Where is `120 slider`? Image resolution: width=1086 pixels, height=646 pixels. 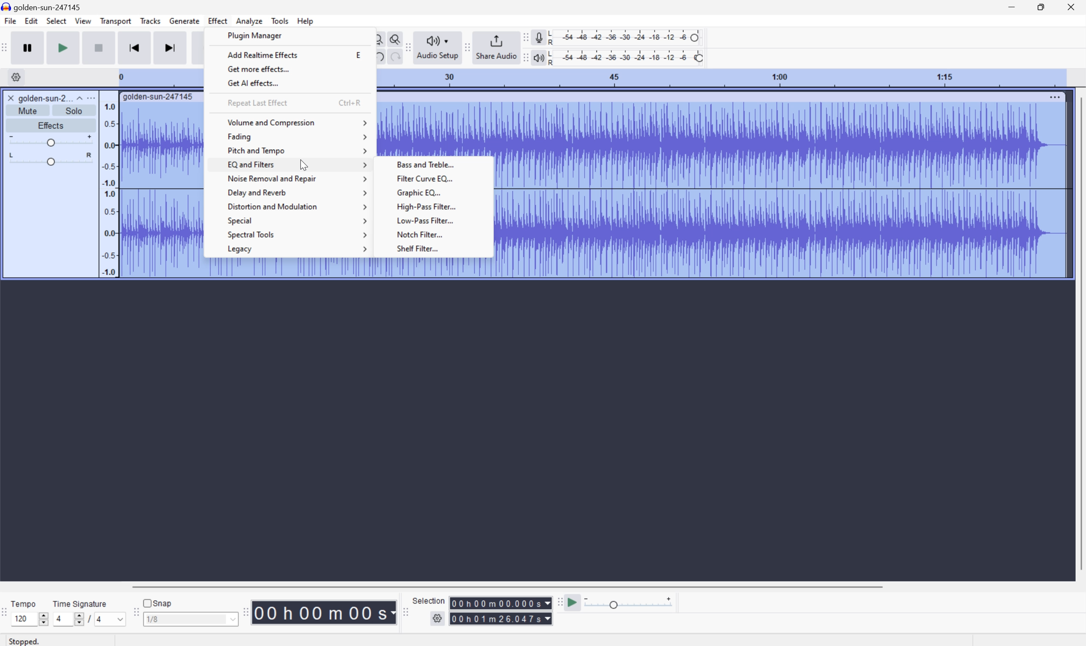 120 slider is located at coordinates (32, 618).